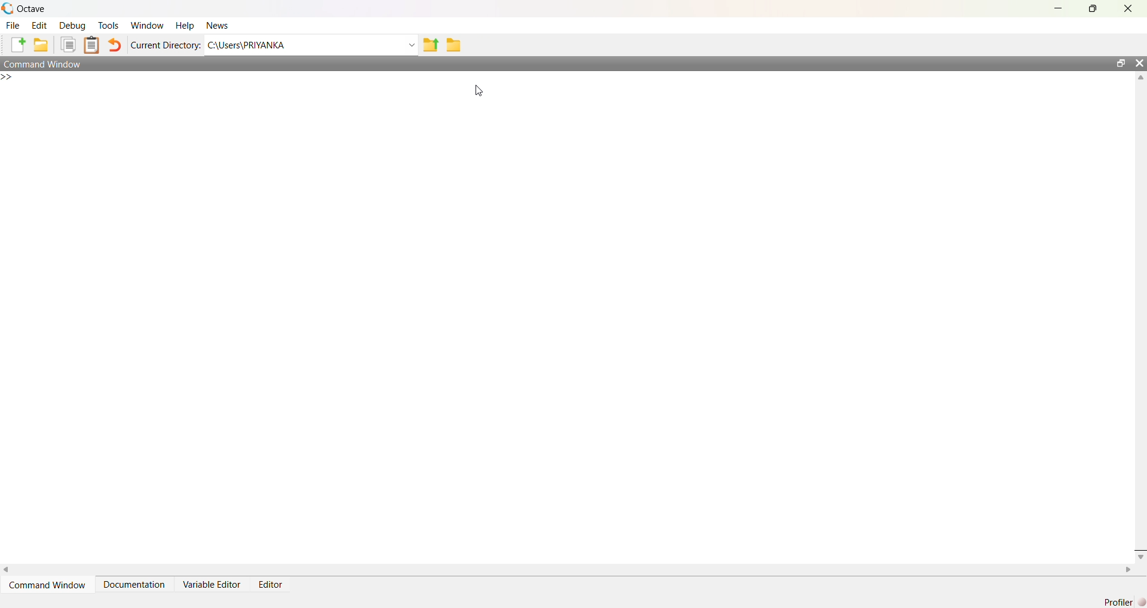  I want to click on Variable Editor, so click(211, 584).